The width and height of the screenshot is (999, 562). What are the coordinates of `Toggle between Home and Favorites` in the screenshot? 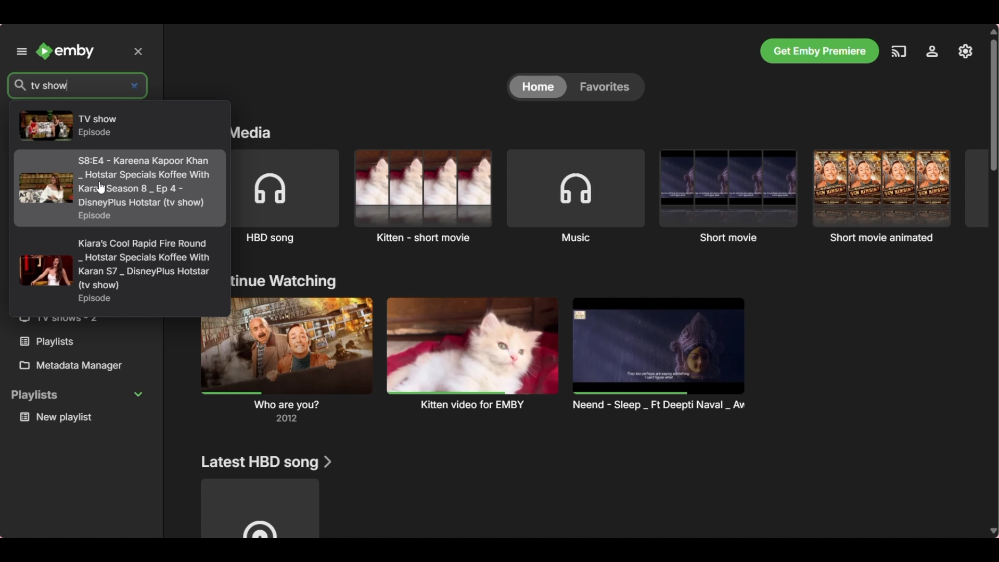 It's located at (575, 87).